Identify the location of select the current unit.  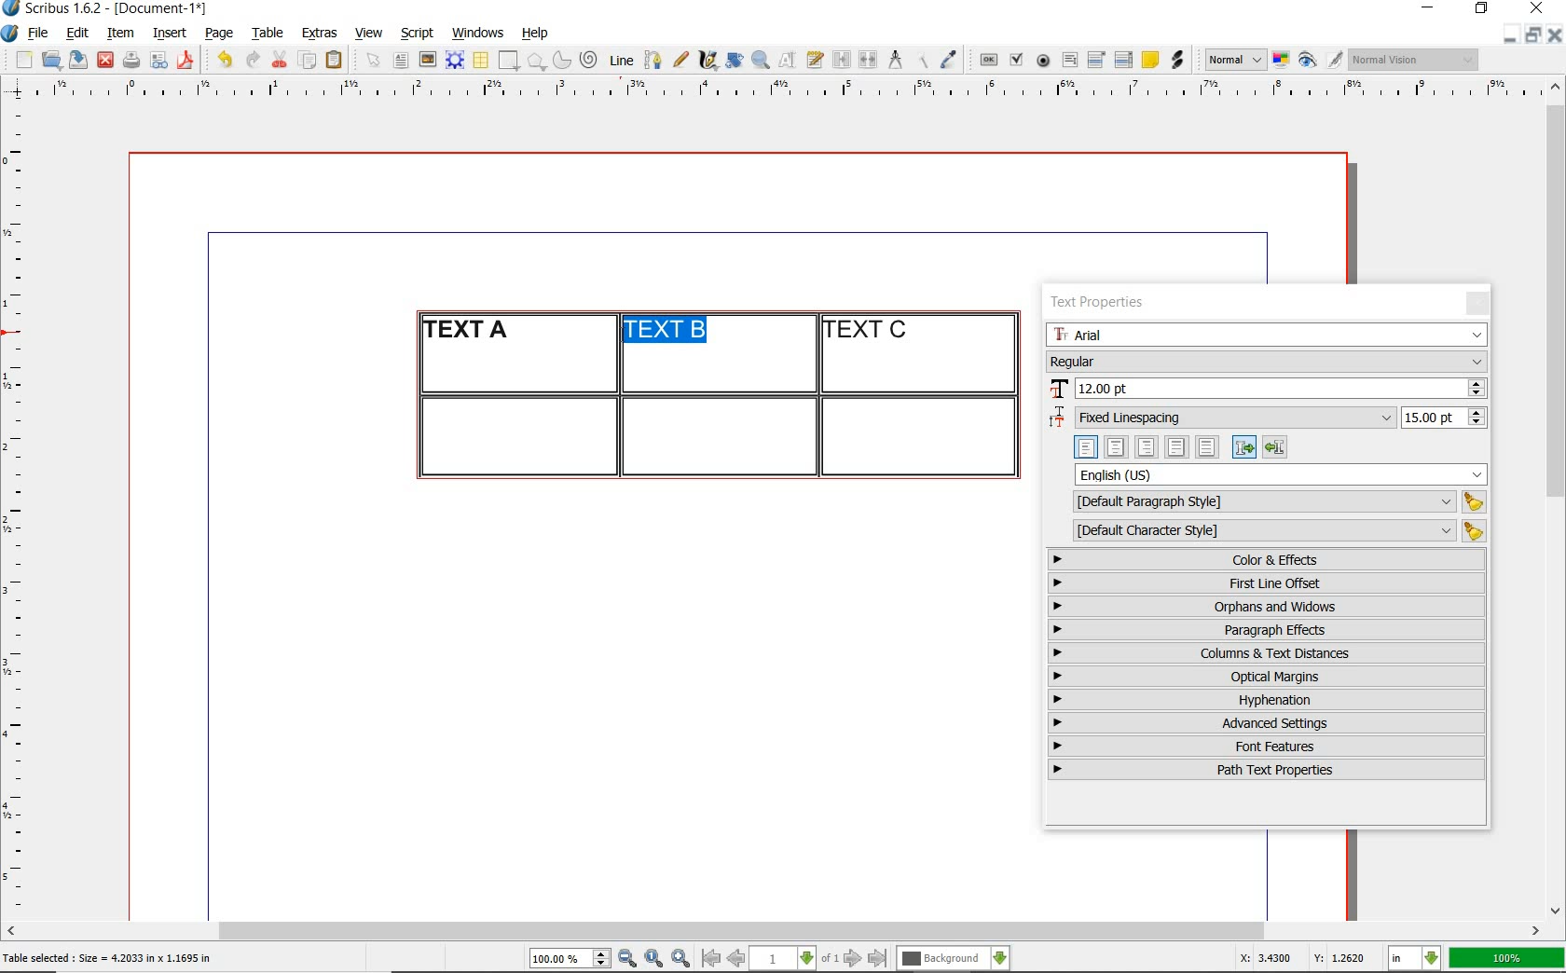
(1415, 959).